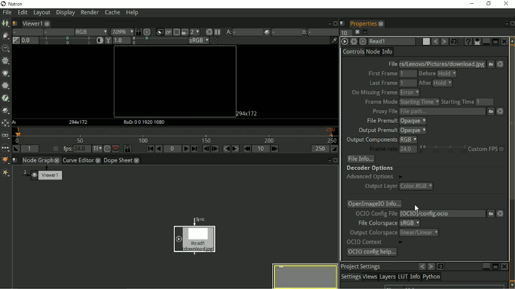 This screenshot has width=515, height=289. Describe the element at coordinates (388, 51) in the screenshot. I see `Info` at that location.